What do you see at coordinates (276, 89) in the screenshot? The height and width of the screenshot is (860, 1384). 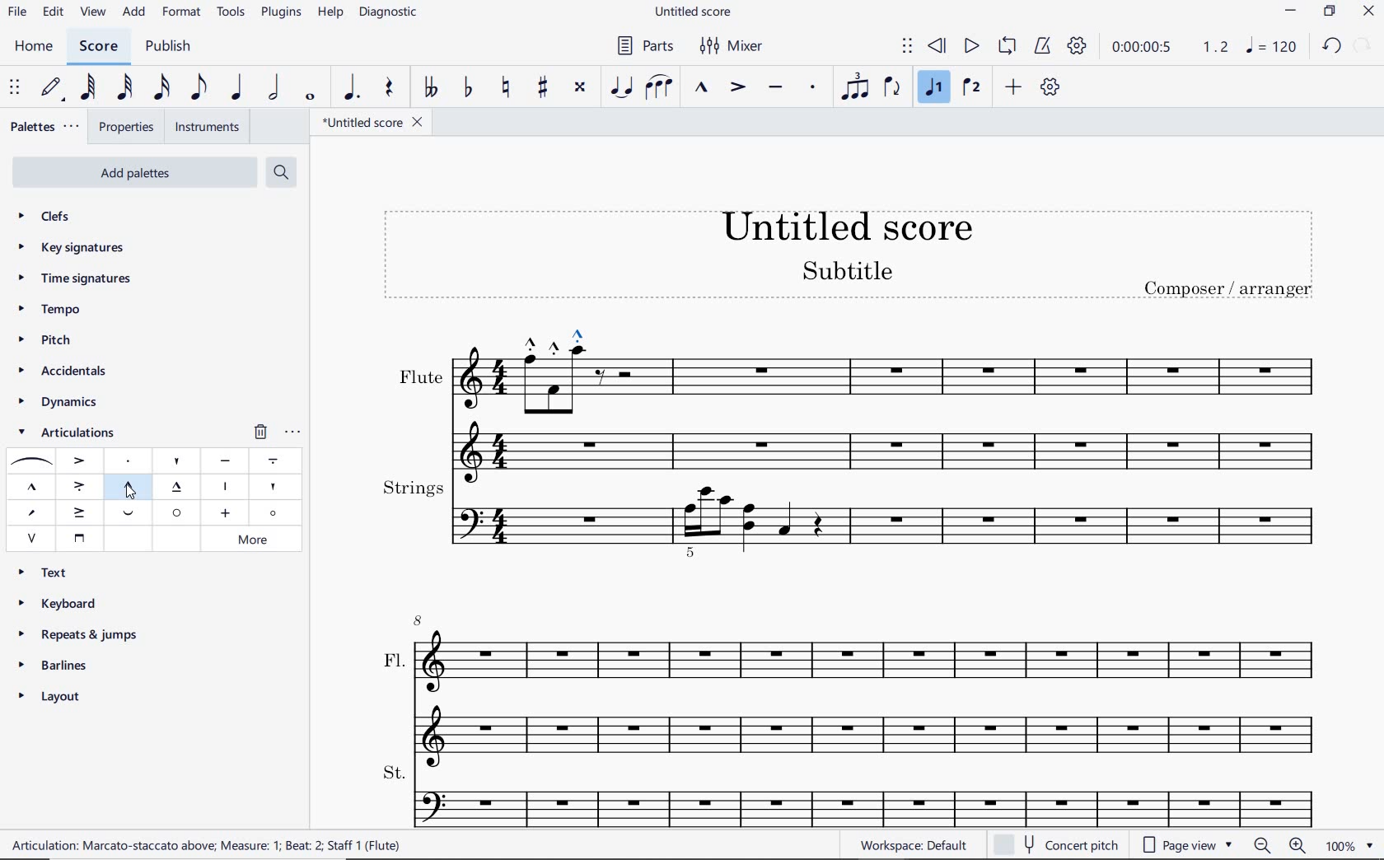 I see `HALF NOTE` at bounding box center [276, 89].